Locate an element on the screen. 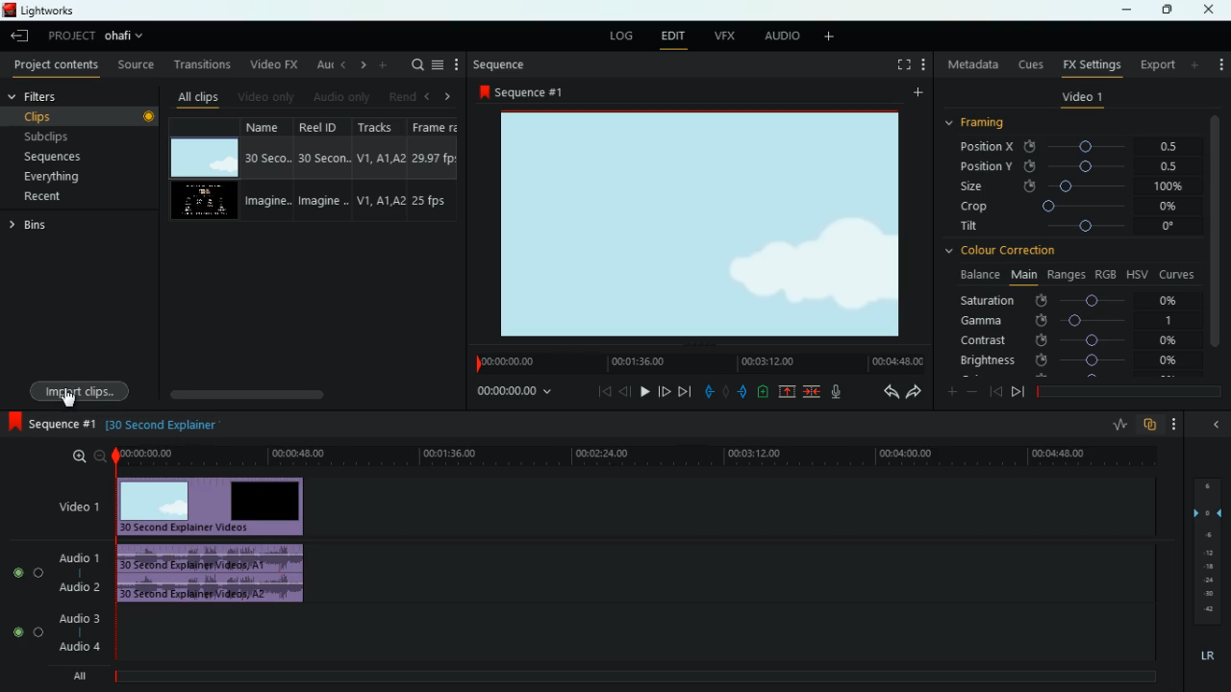  play is located at coordinates (645, 391).